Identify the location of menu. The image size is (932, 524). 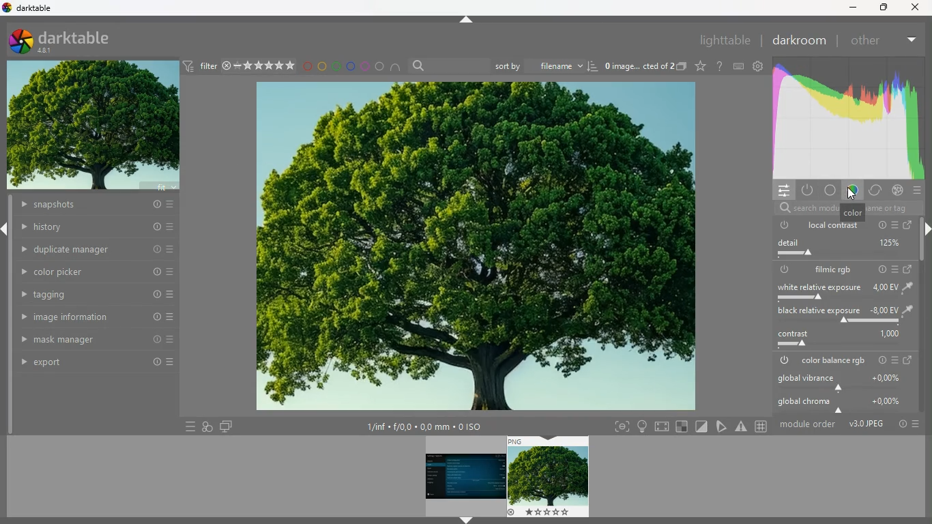
(896, 269).